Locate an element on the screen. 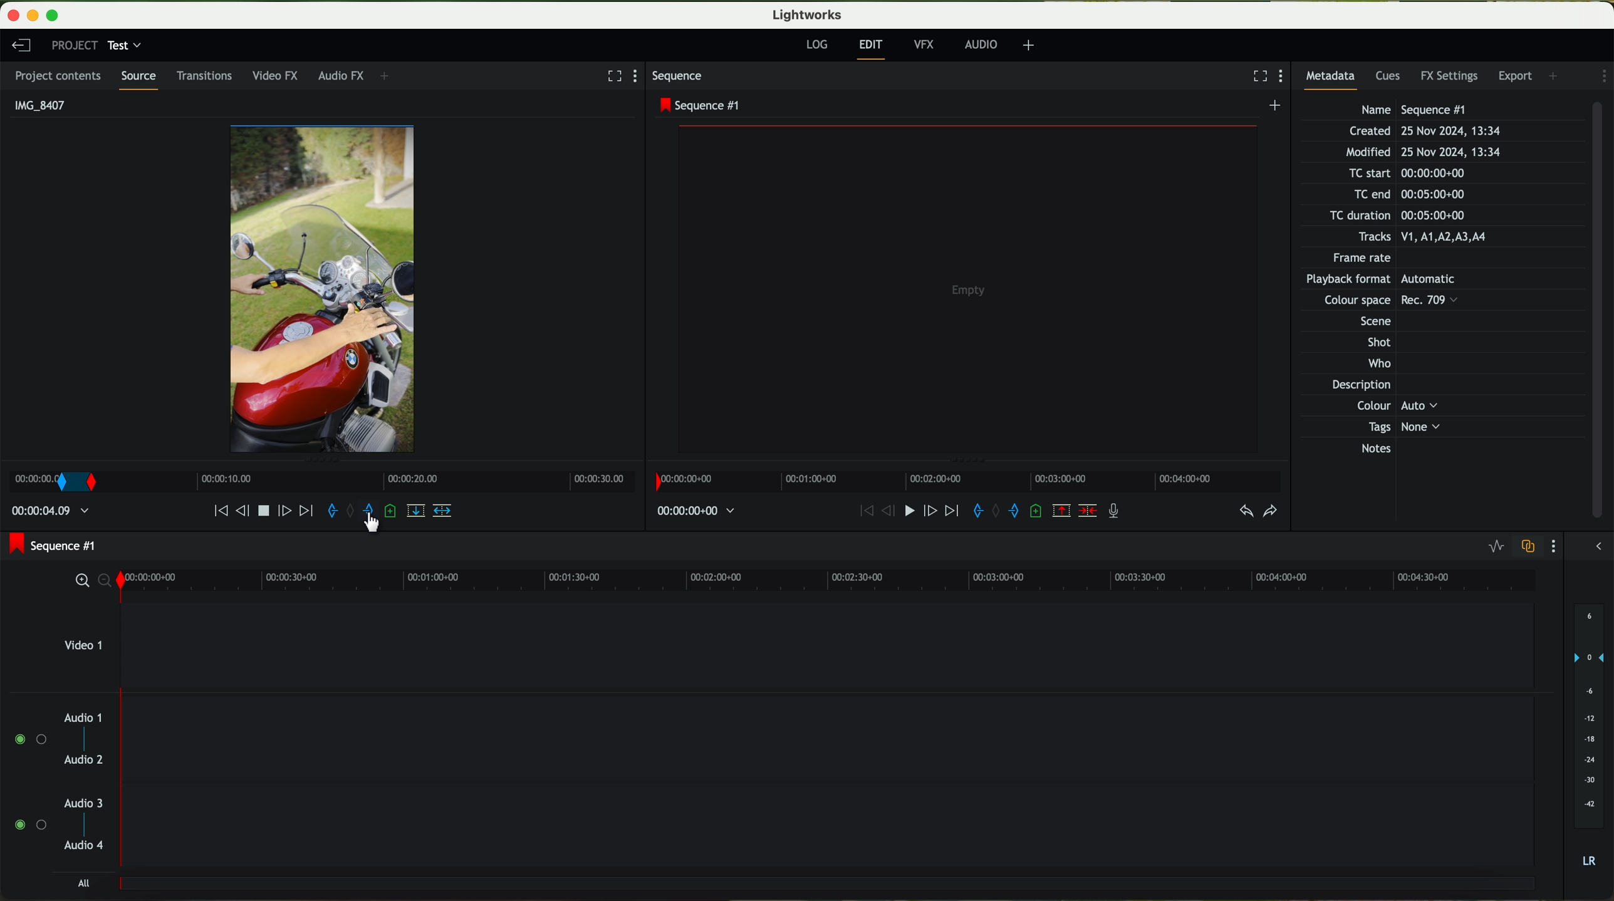 This screenshot has width=1614, height=901. show settings menu is located at coordinates (1556, 546).